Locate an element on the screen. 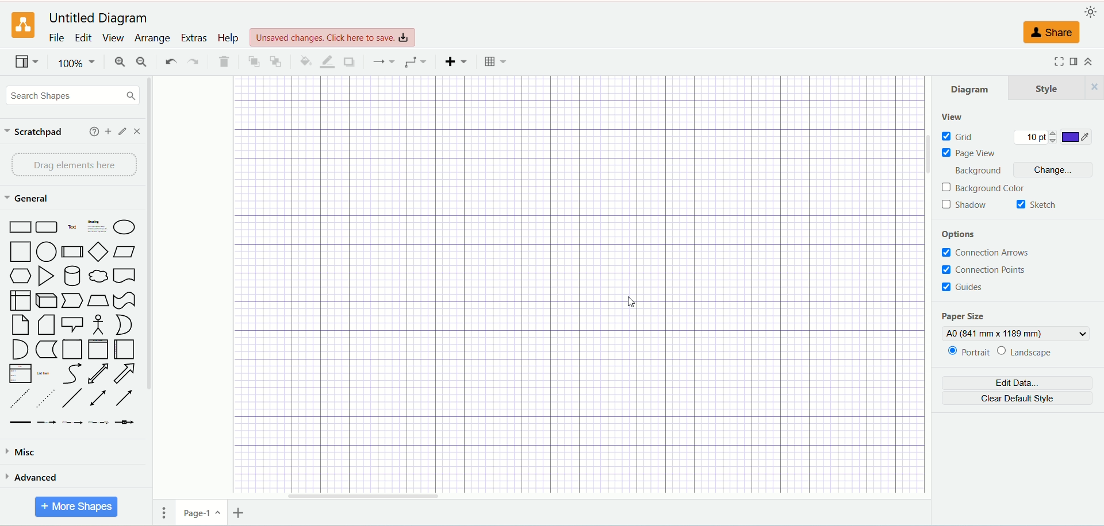 The image size is (1104, 526). Stick Figure is located at coordinates (98, 325).